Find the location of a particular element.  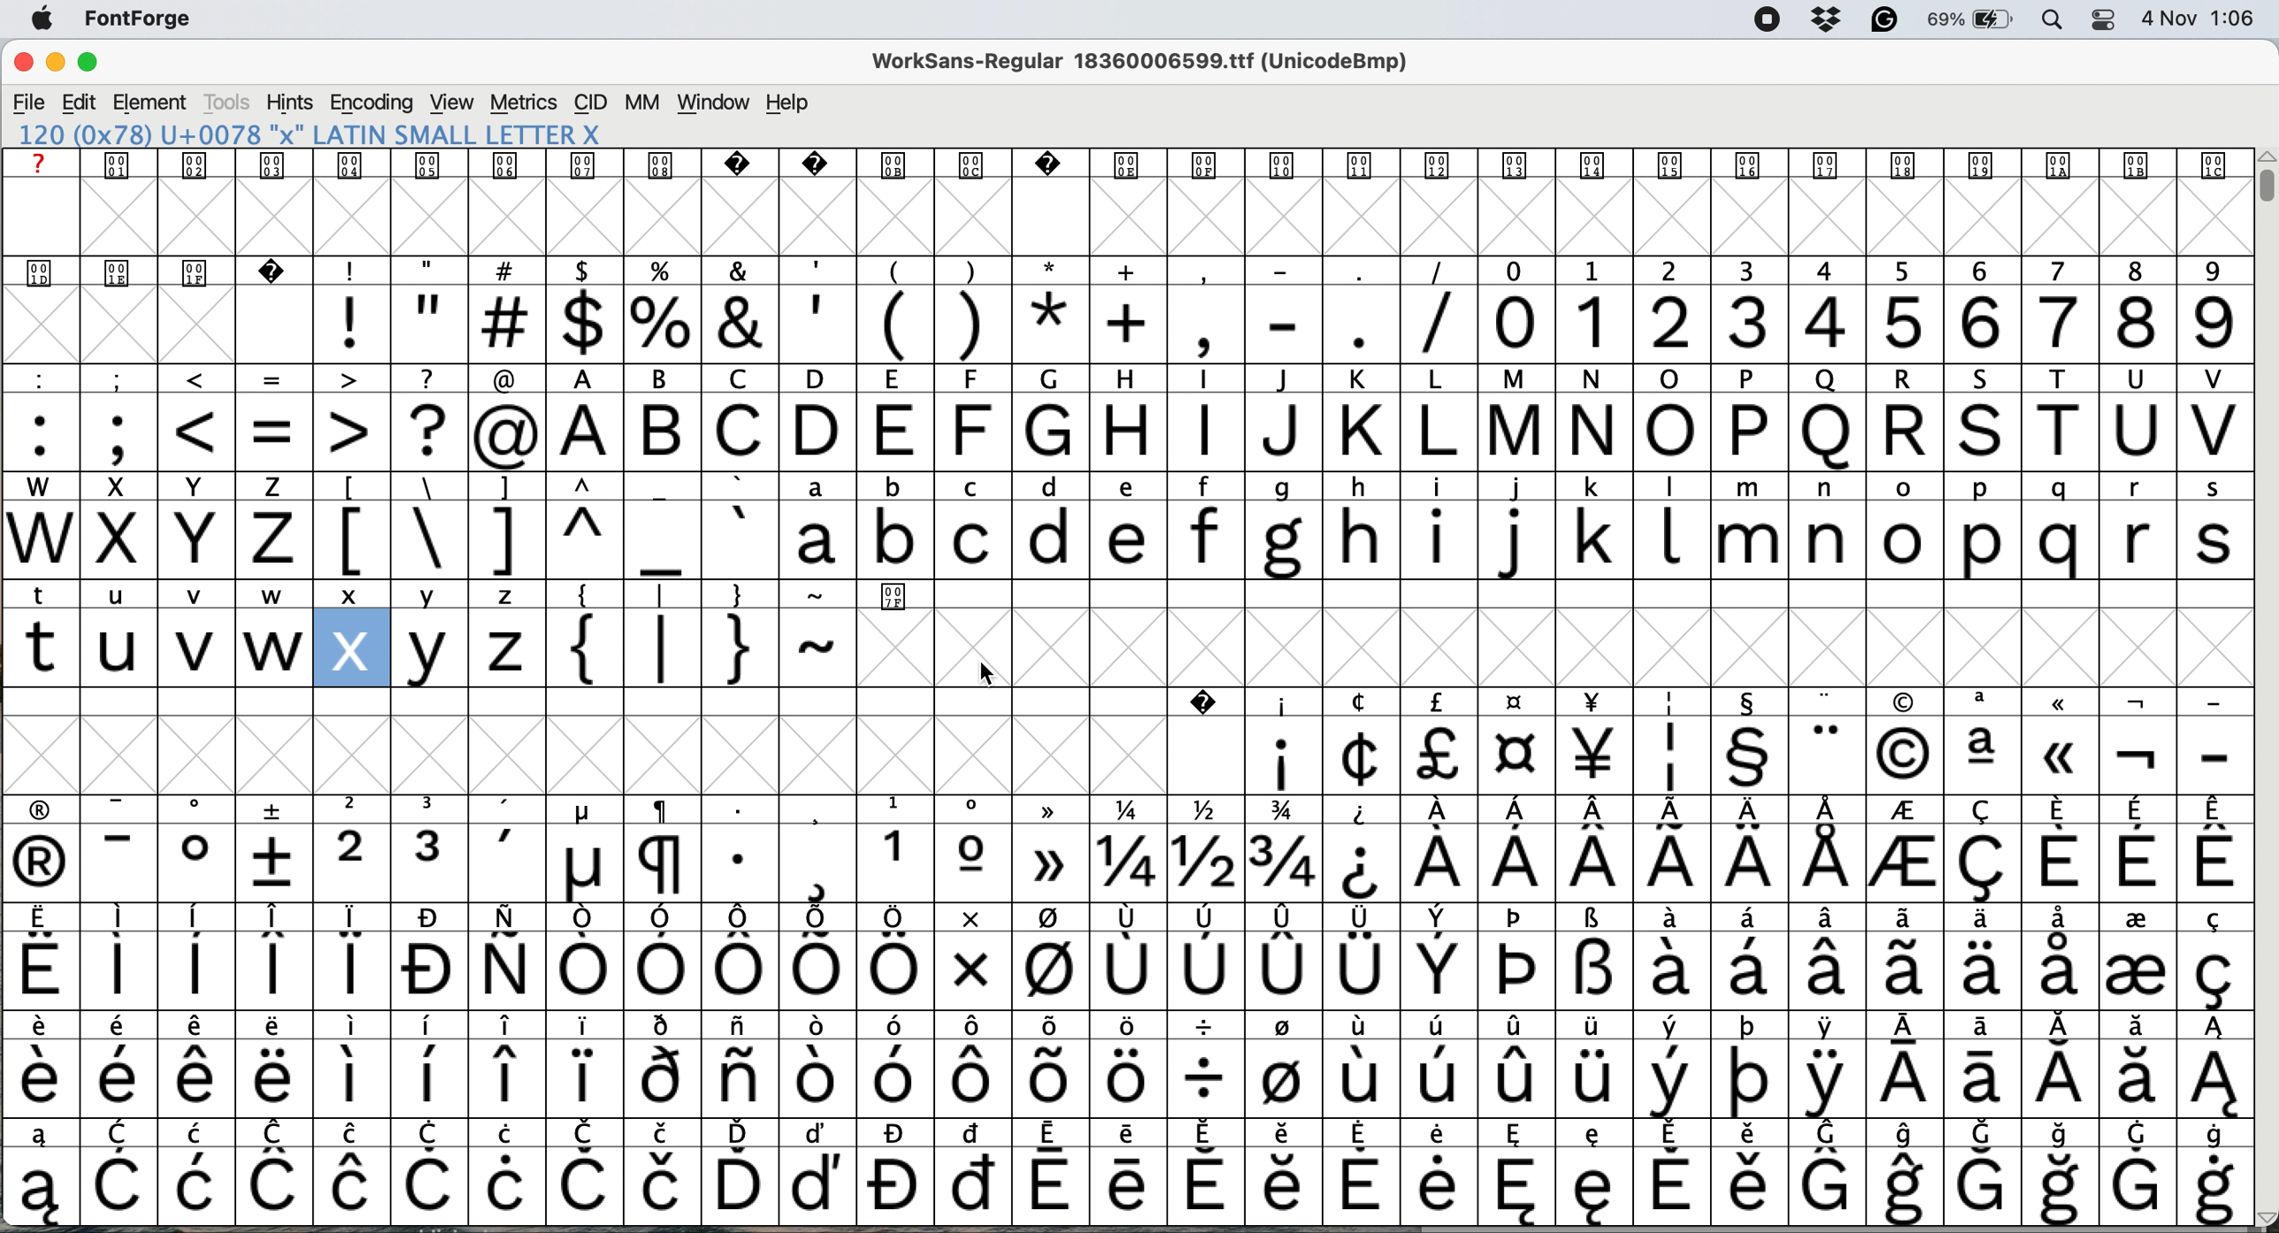

special characters is located at coordinates (582, 973).